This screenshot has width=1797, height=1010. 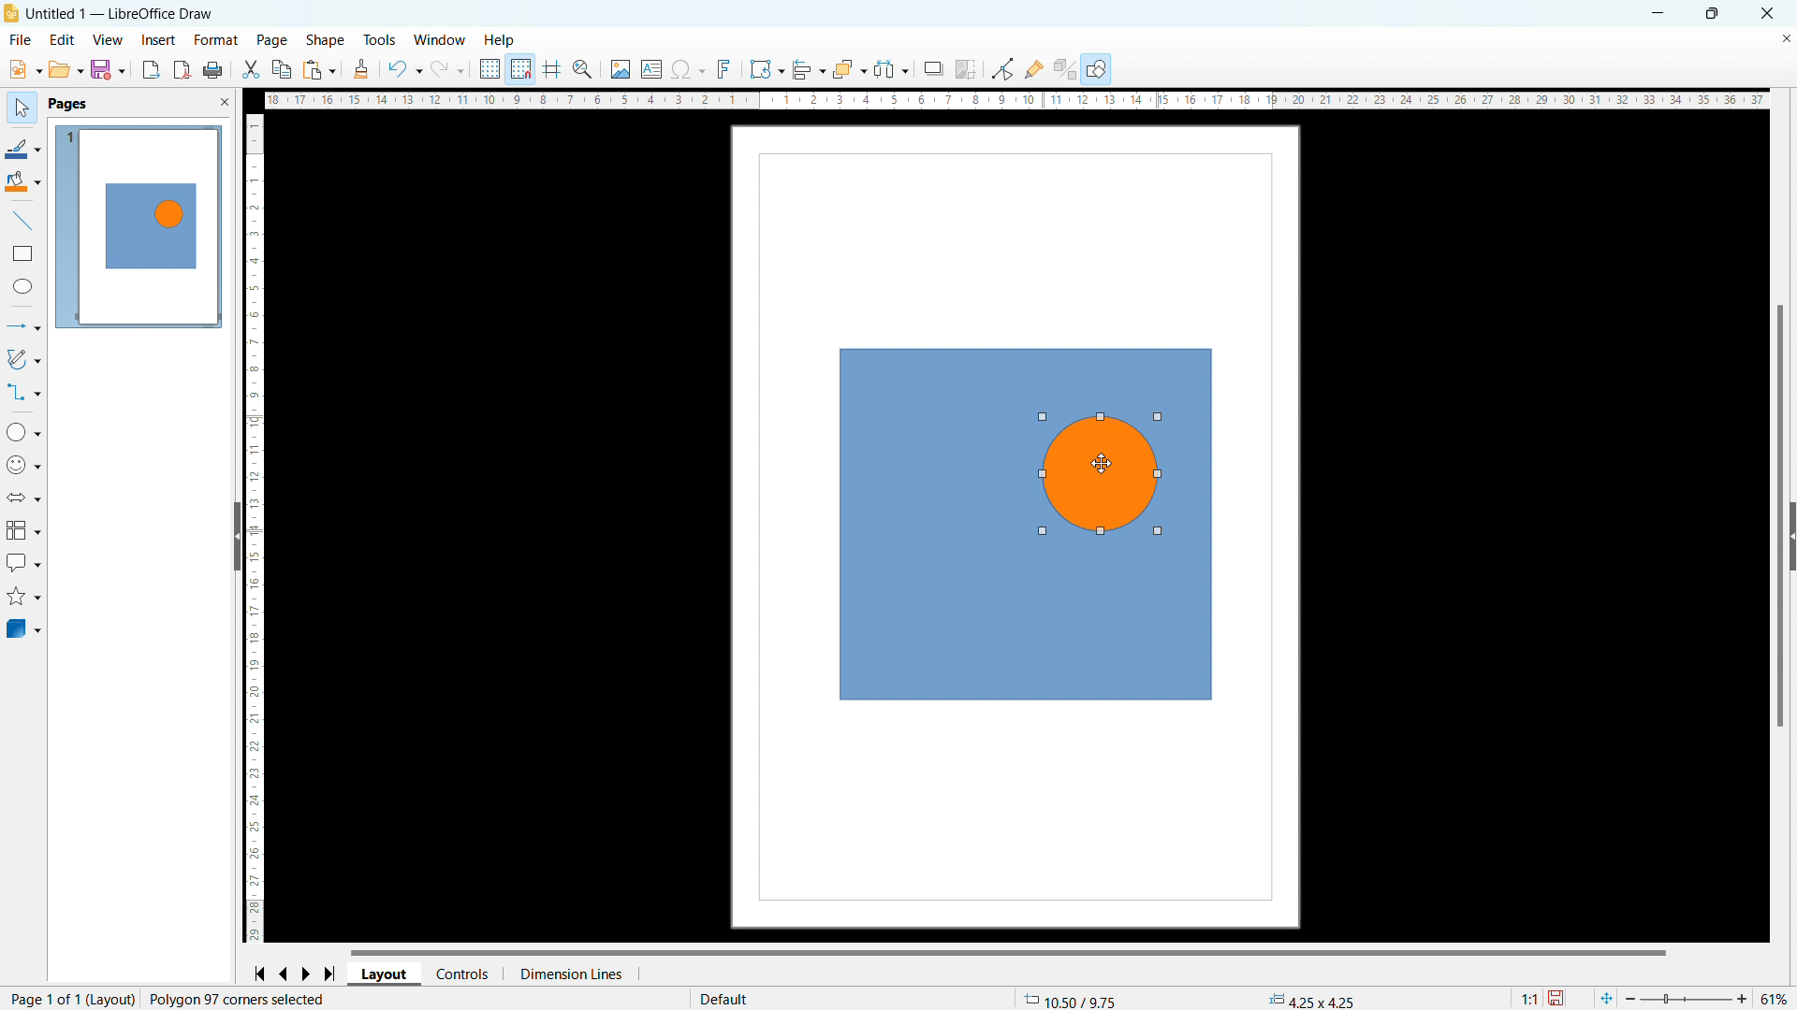 What do you see at coordinates (282, 69) in the screenshot?
I see `copy` at bounding box center [282, 69].